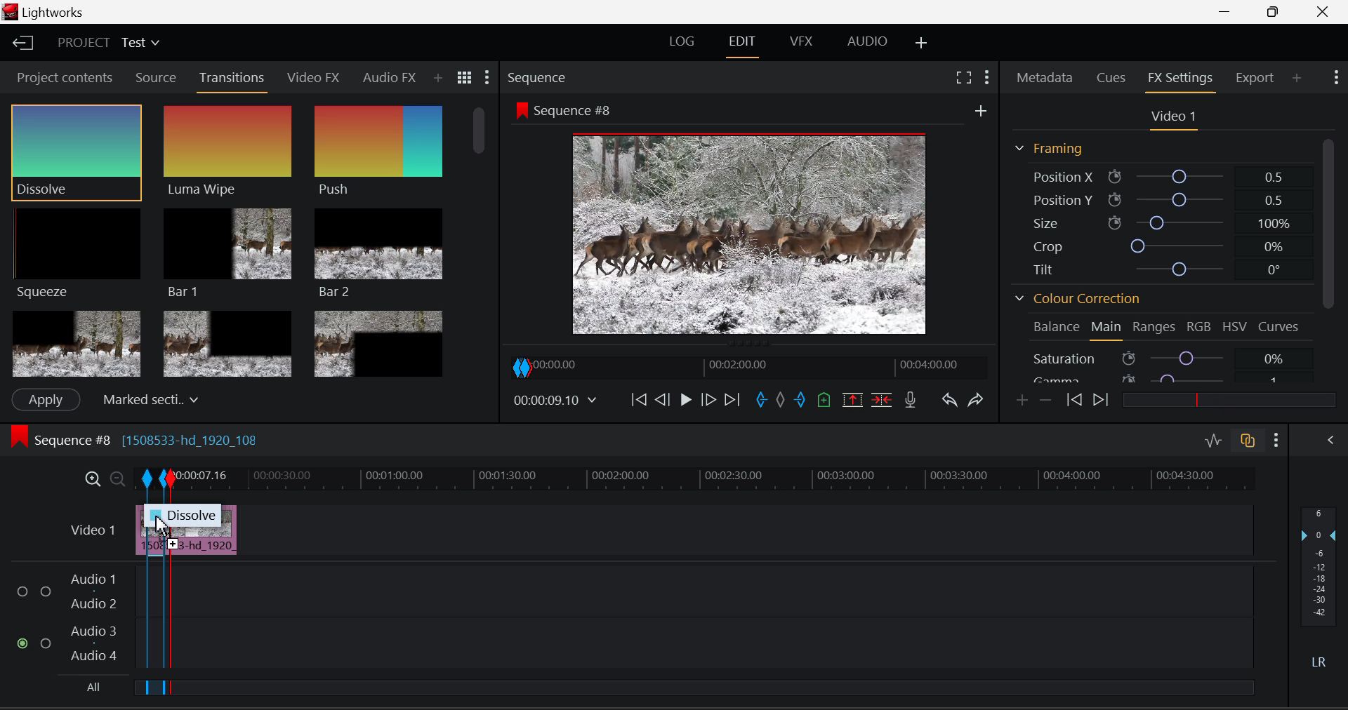  What do you see at coordinates (232, 81) in the screenshot?
I see `Transitions Panel Open` at bounding box center [232, 81].